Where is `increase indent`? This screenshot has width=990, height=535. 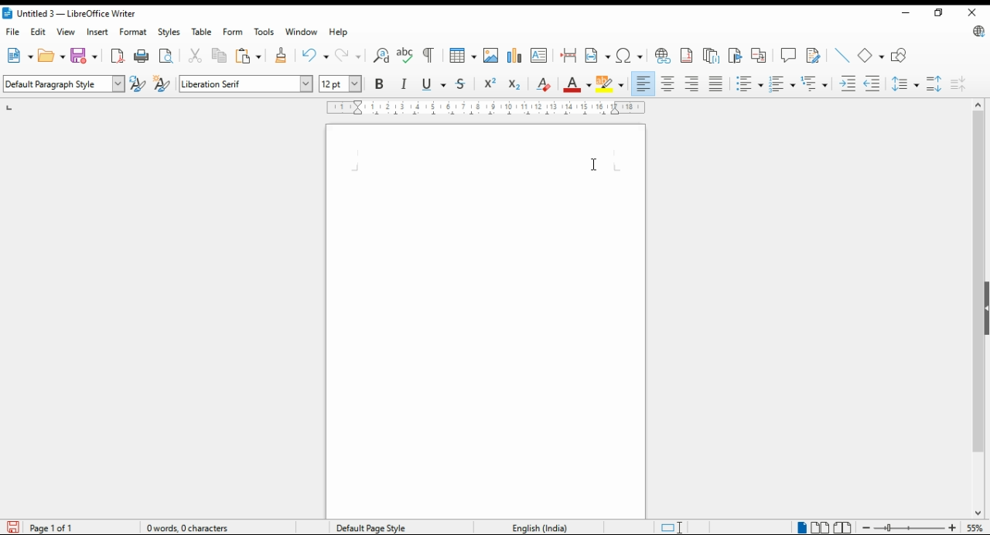 increase indent is located at coordinates (848, 83).